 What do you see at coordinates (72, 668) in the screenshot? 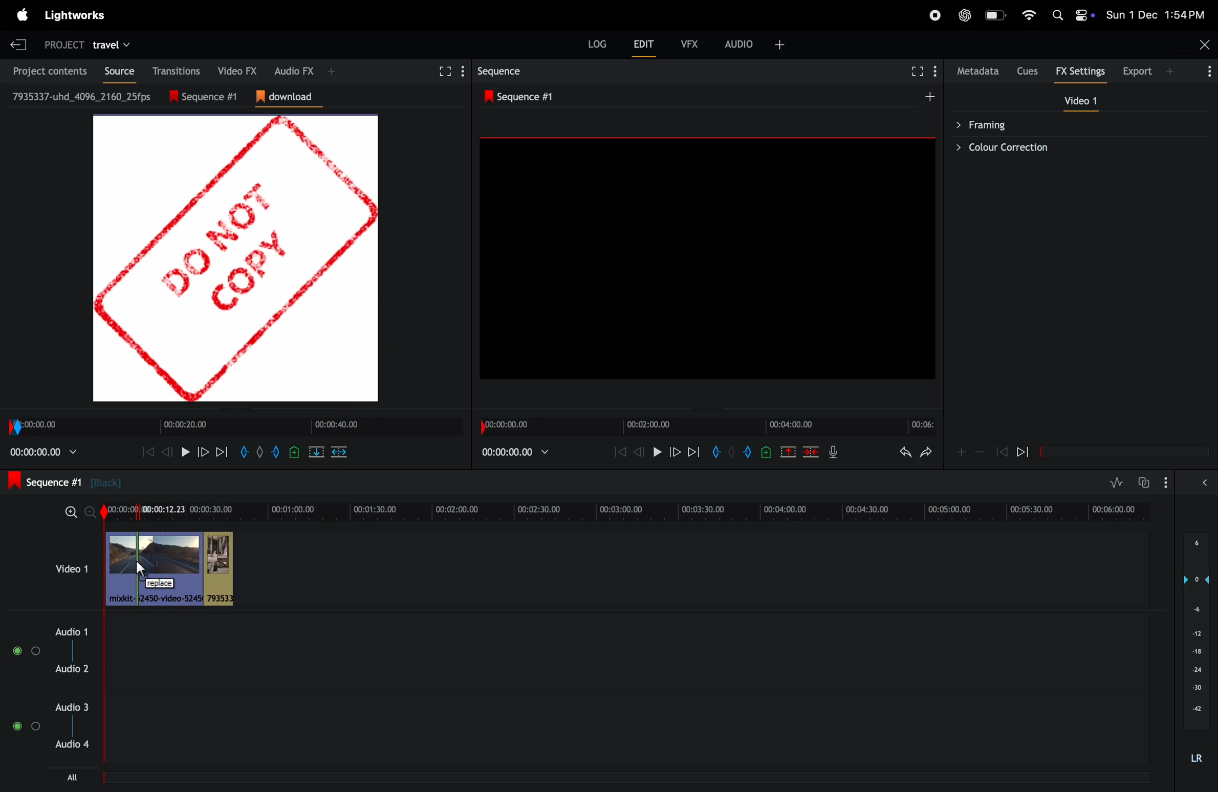
I see `audio 2` at bounding box center [72, 668].